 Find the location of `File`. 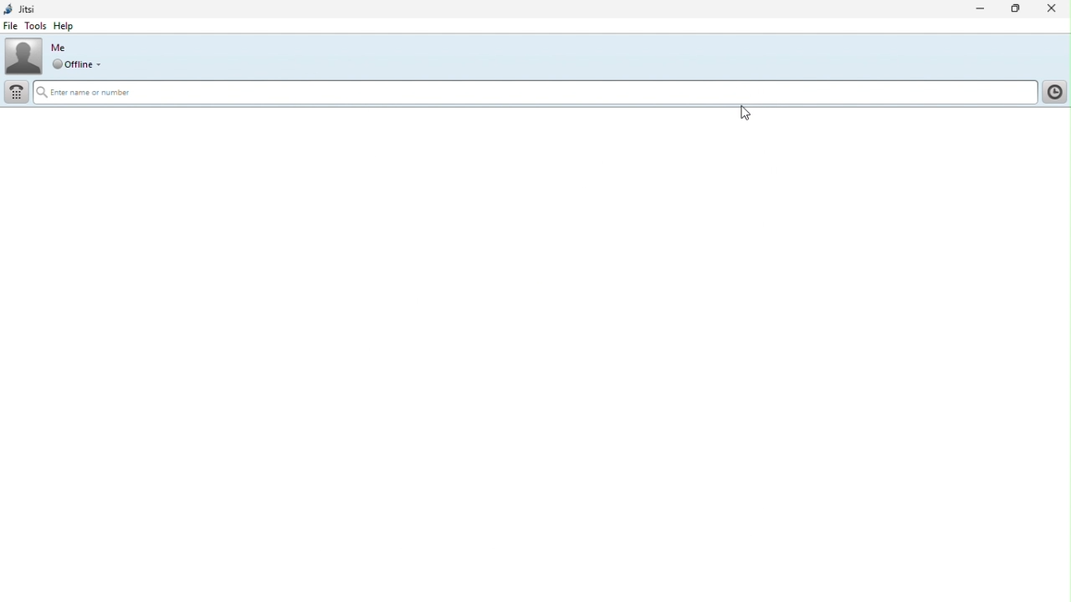

File is located at coordinates (10, 26).